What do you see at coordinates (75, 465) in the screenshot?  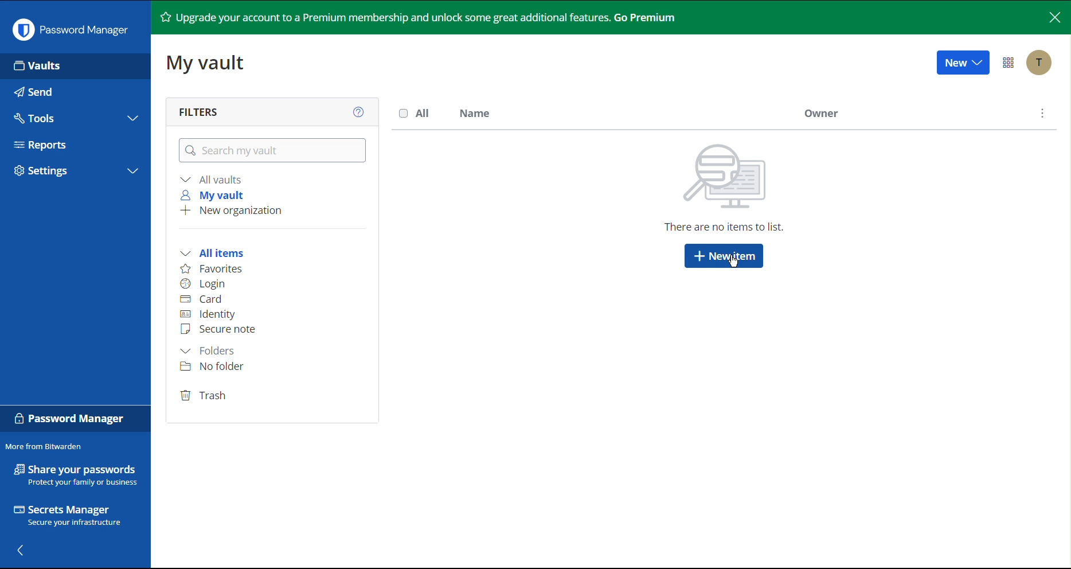 I see `Share your passwords` at bounding box center [75, 465].